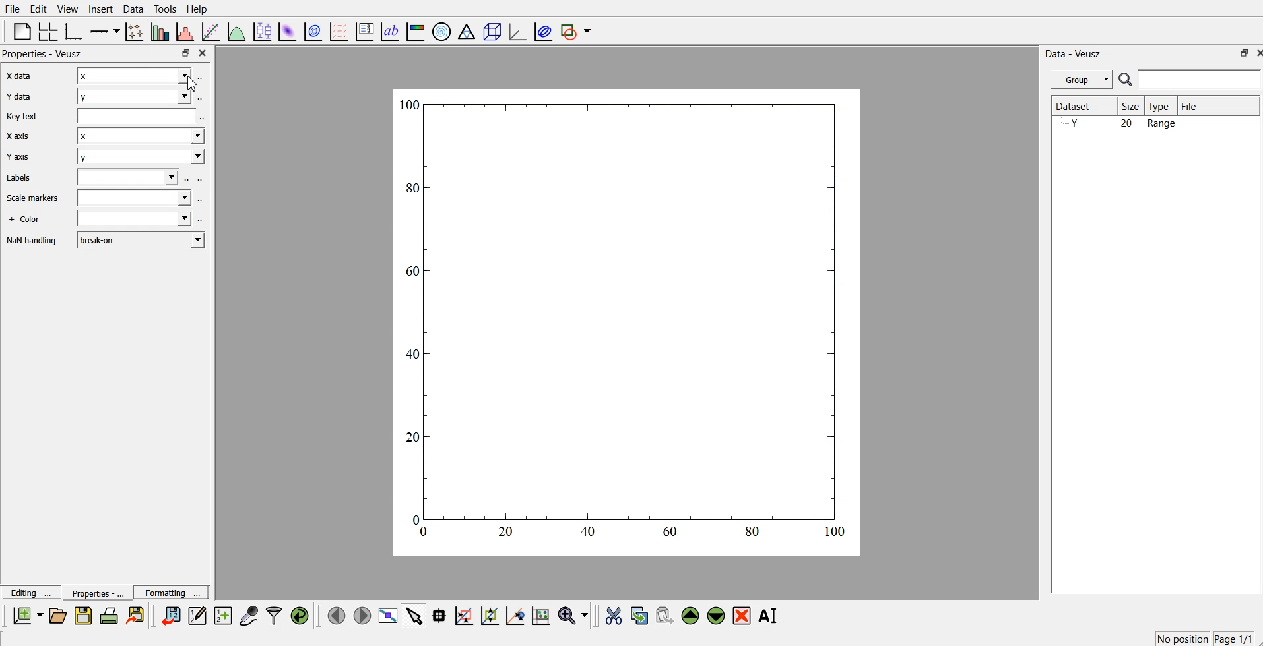  Describe the element at coordinates (133, 77) in the screenshot. I see `x` at that location.